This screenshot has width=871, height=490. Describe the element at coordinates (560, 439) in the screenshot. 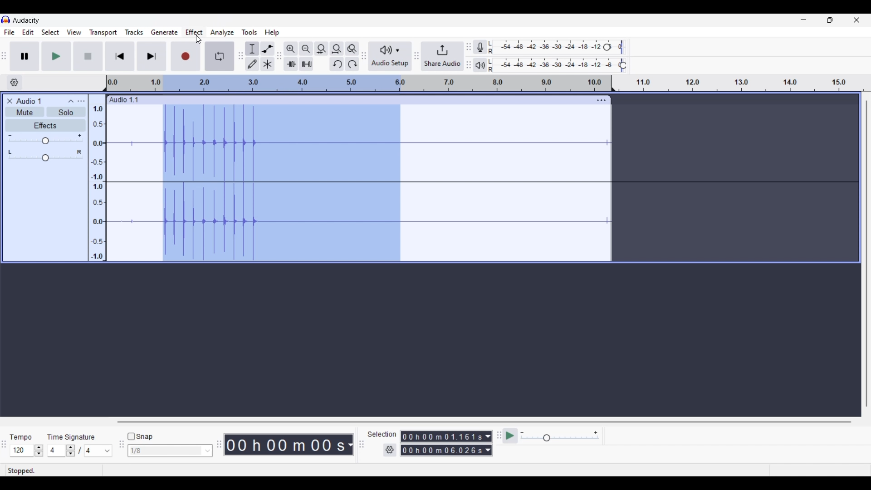

I see `Slider to change playback speed` at that location.